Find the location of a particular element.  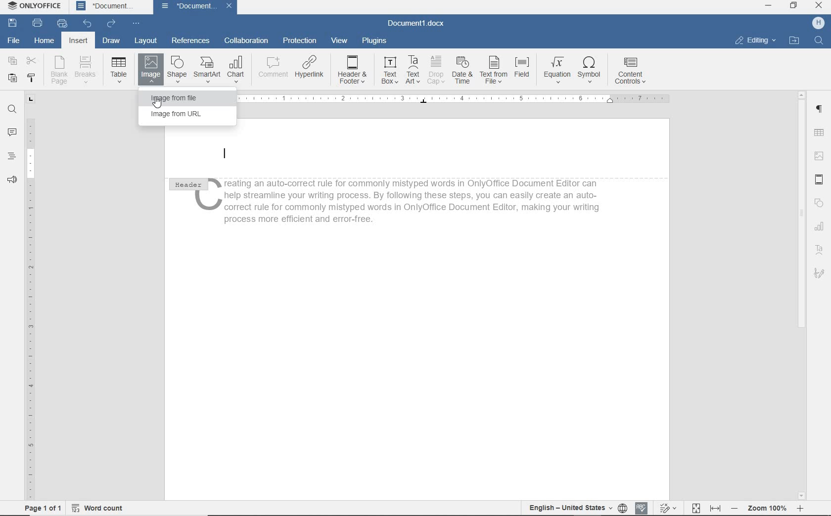

INSERT is located at coordinates (78, 41).